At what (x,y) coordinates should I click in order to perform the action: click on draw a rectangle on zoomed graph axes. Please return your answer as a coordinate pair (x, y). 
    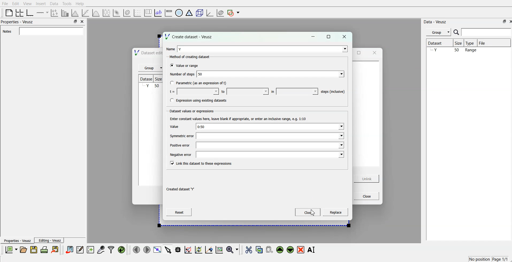
    Looking at the image, I should click on (188, 250).